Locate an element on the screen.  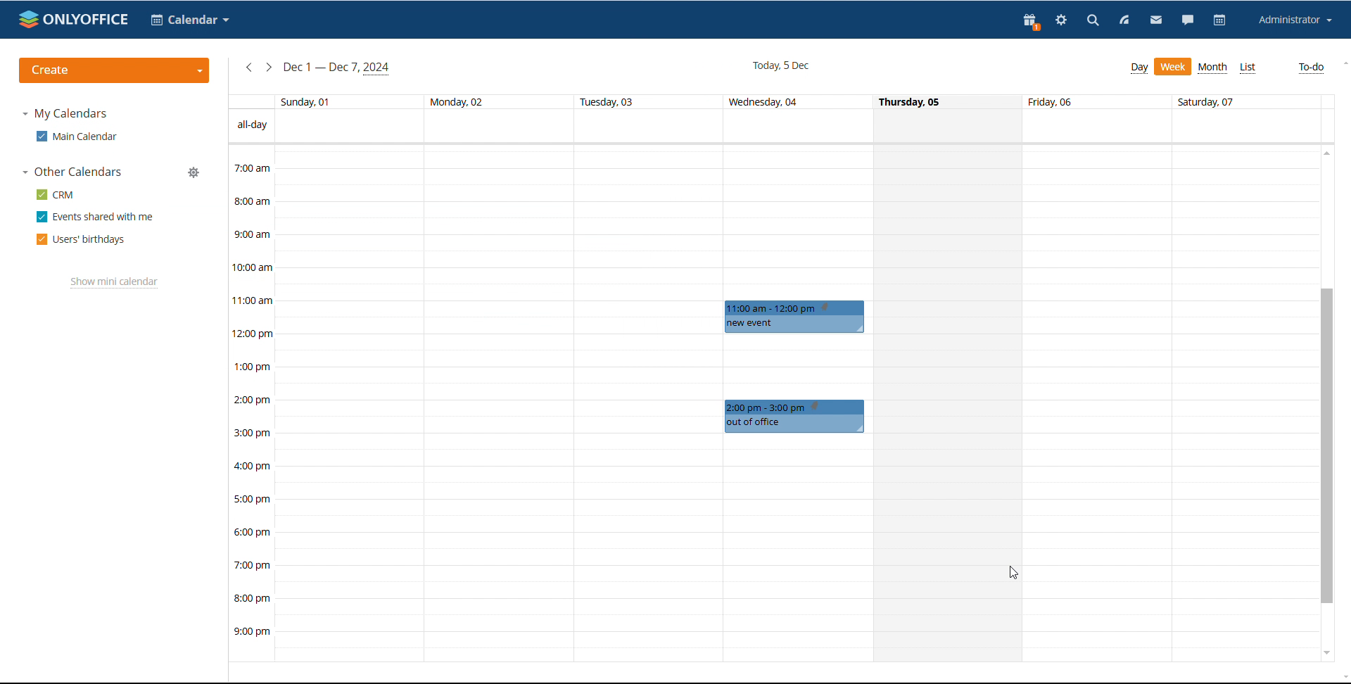
settings is located at coordinates (1060, 22).